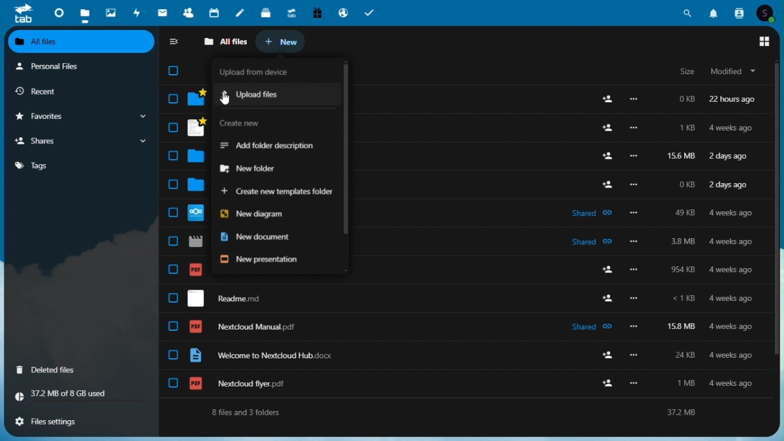 The image size is (784, 441). Describe the element at coordinates (729, 158) in the screenshot. I see `2 days ago` at that location.